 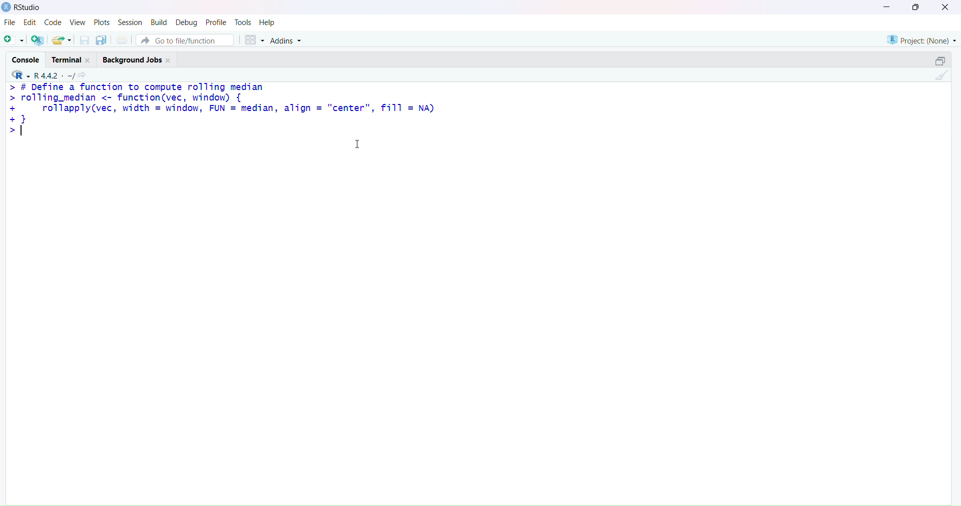 I want to click on clean, so click(x=941, y=75).